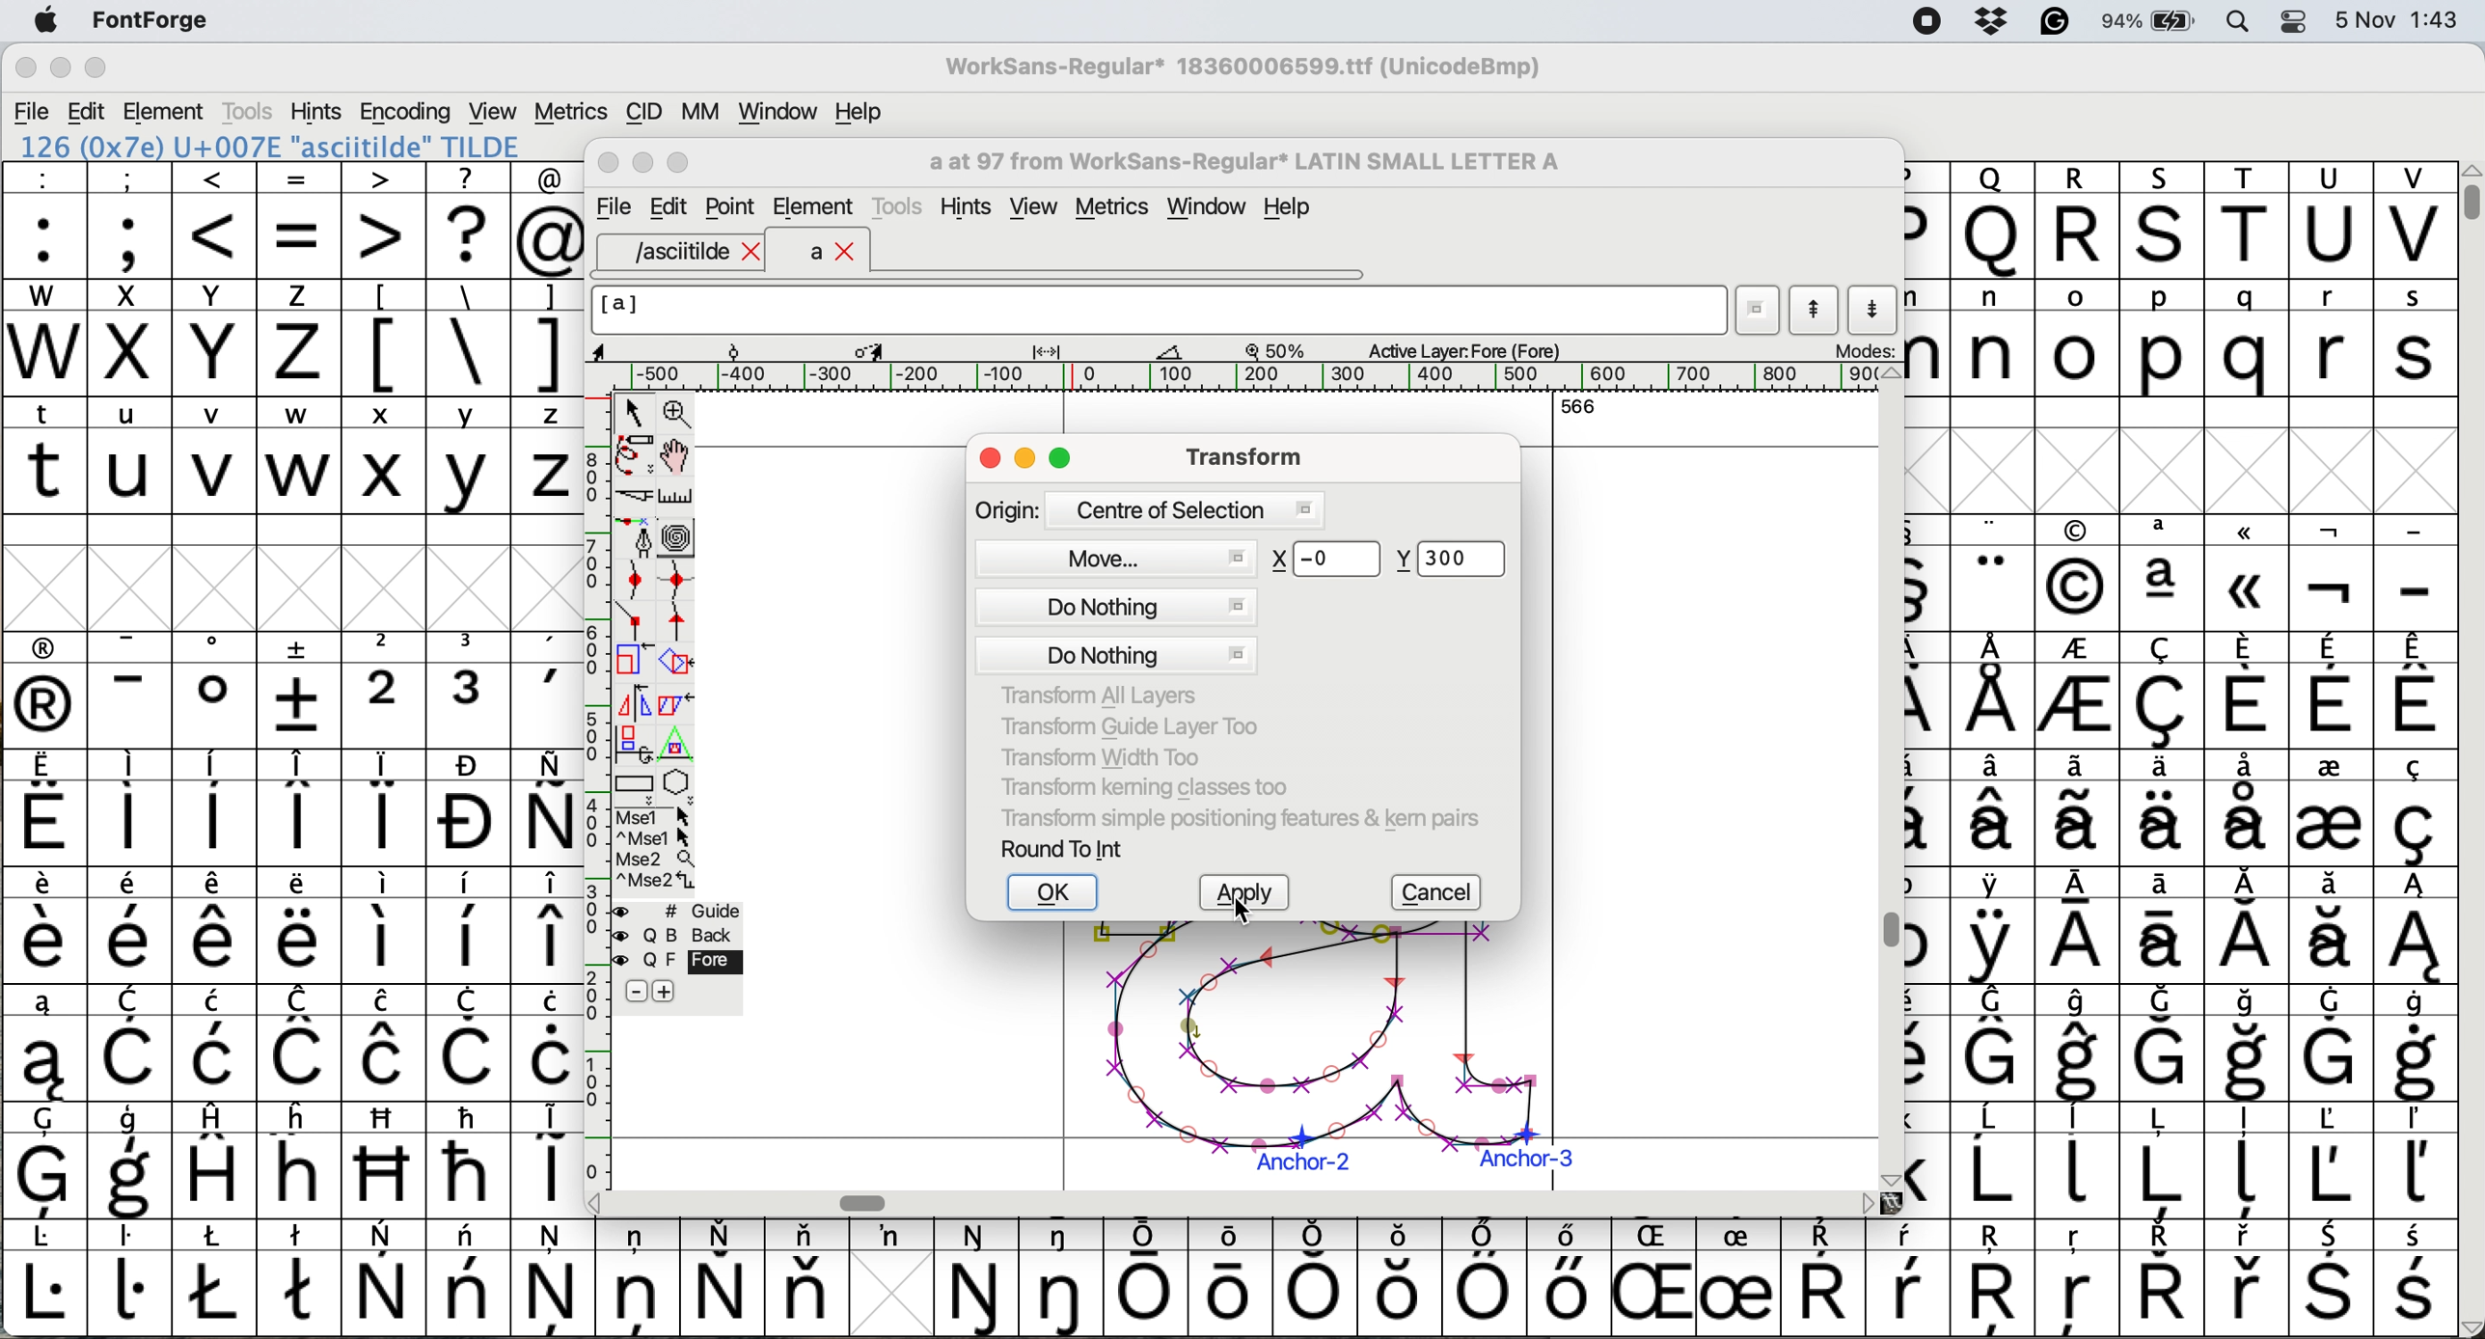 The width and height of the screenshot is (2485, 1339). What do you see at coordinates (2076, 574) in the screenshot?
I see `` at bounding box center [2076, 574].